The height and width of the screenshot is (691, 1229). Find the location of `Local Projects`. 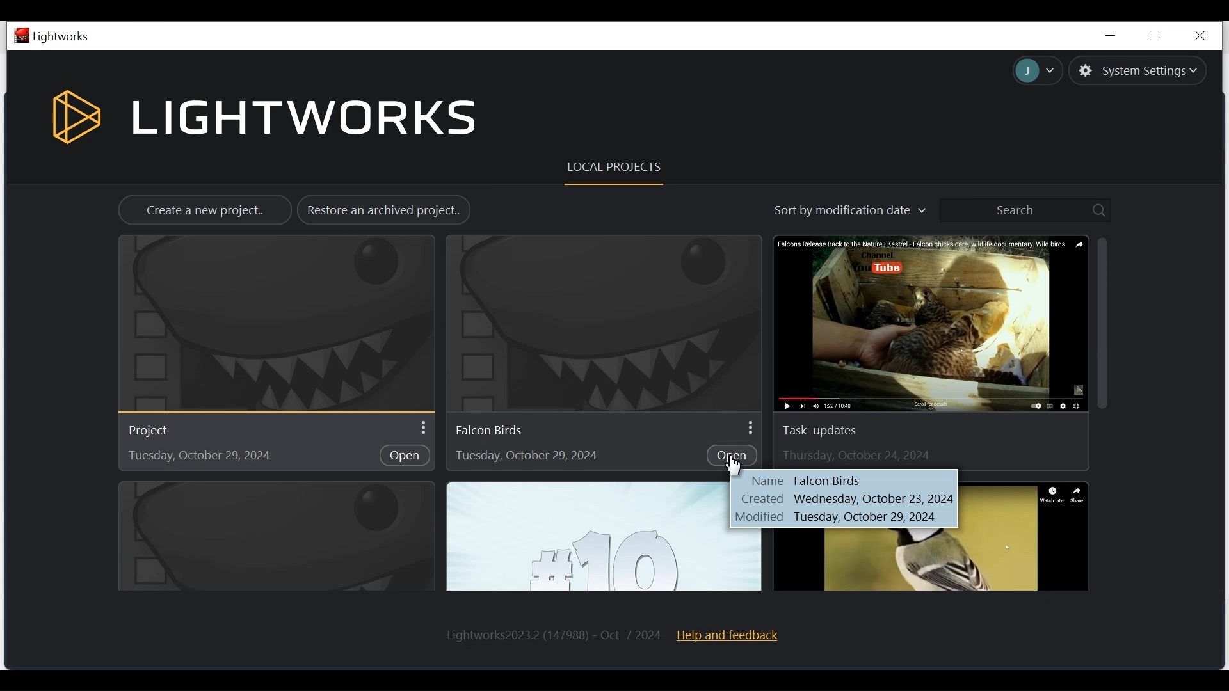

Local Projects is located at coordinates (610, 166).